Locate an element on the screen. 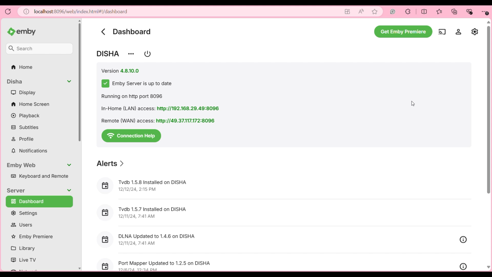 The image size is (492, 277). Overview of respective alert is located at coordinates (463, 253).